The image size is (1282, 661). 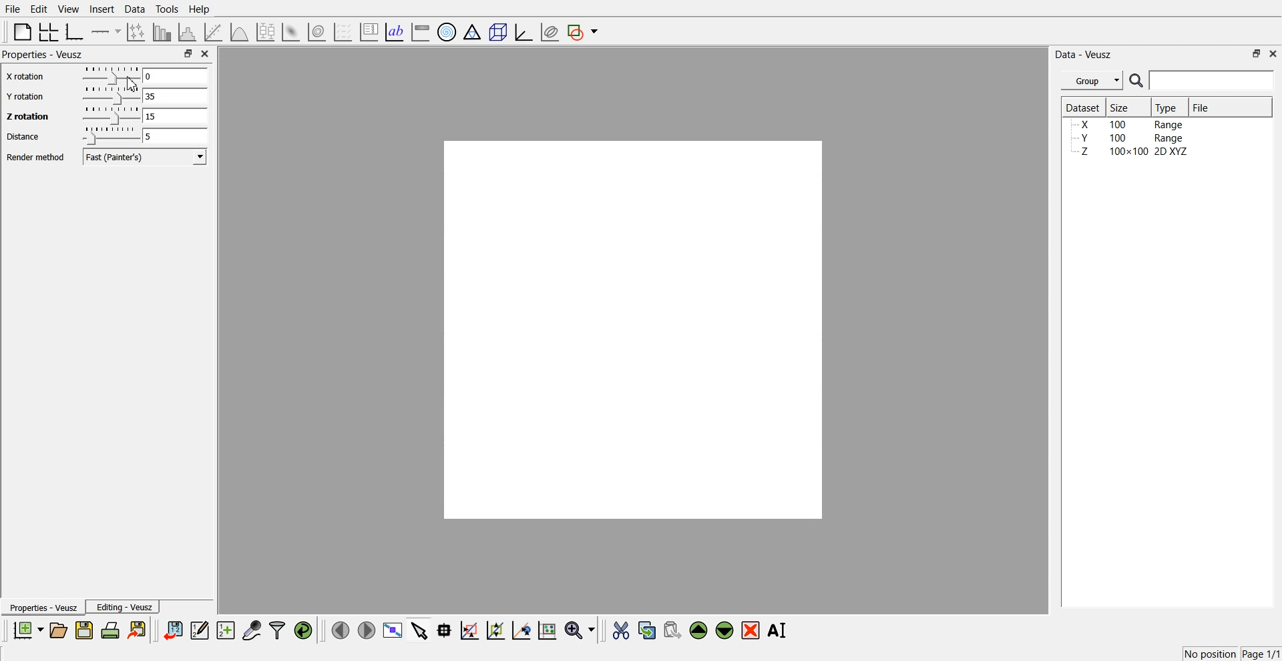 I want to click on Drag Handle, so click(x=110, y=95).